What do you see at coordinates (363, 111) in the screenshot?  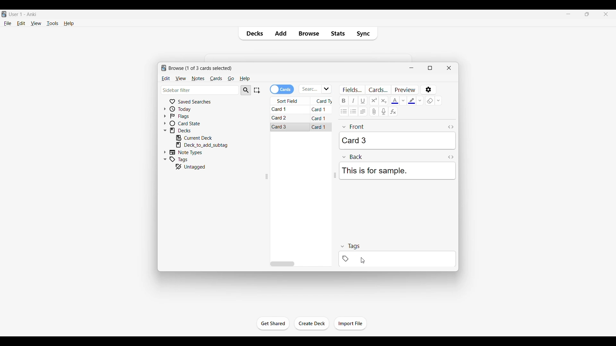 I see `Alignment` at bounding box center [363, 111].